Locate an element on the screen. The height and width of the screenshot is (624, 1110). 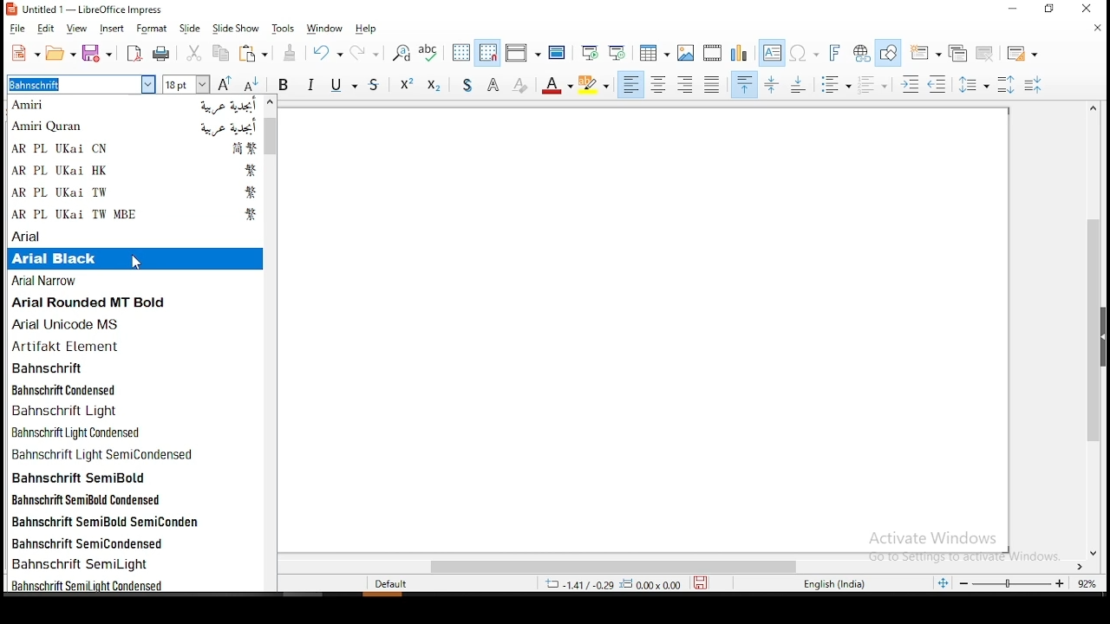
artifakt element is located at coordinates (134, 346).